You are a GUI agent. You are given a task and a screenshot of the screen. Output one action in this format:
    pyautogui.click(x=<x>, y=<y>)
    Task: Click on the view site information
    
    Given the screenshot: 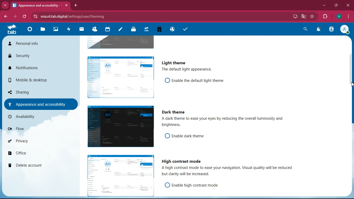 What is the action you would take?
    pyautogui.click(x=35, y=17)
    